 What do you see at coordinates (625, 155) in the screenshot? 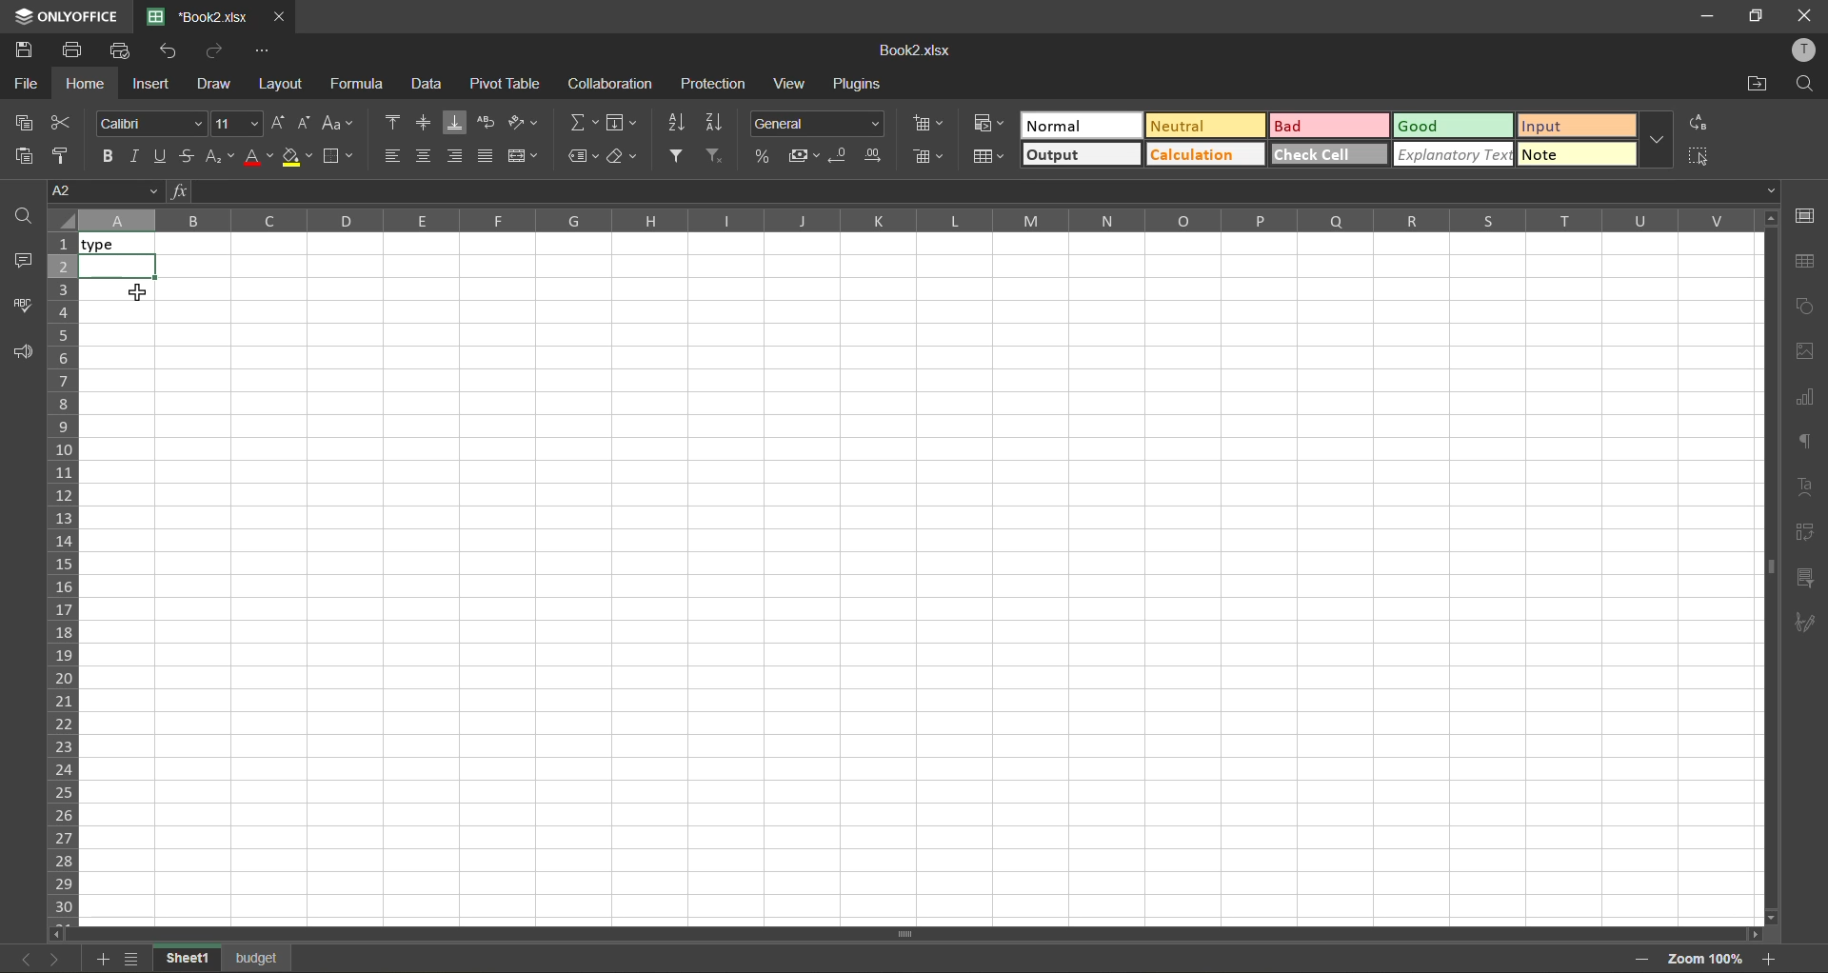
I see `clear` at bounding box center [625, 155].